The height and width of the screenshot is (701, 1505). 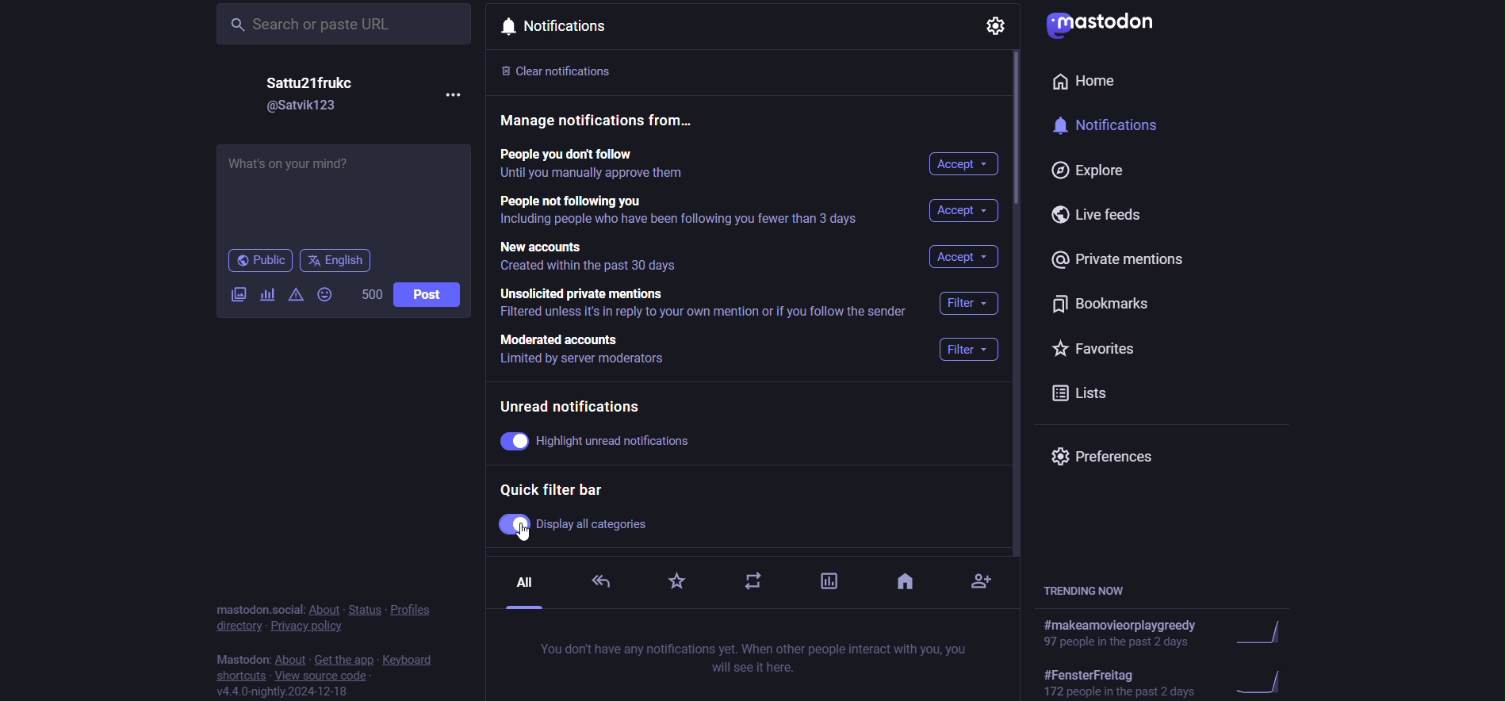 What do you see at coordinates (572, 405) in the screenshot?
I see `unread notification` at bounding box center [572, 405].